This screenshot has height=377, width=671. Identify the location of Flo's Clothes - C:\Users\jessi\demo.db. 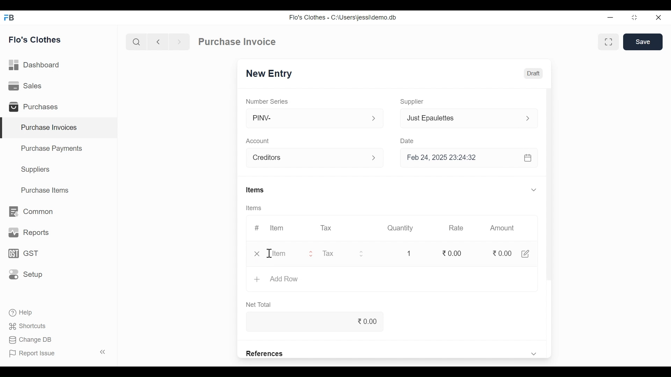
(344, 17).